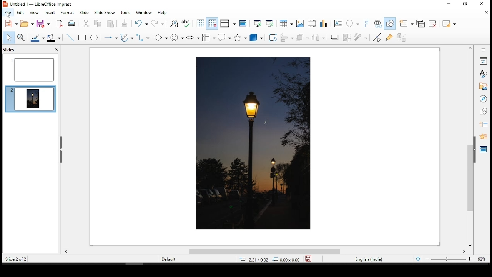 Image resolution: width=492 pixels, height=277 pixels. Describe the element at coordinates (33, 69) in the screenshot. I see `slide 1` at that location.